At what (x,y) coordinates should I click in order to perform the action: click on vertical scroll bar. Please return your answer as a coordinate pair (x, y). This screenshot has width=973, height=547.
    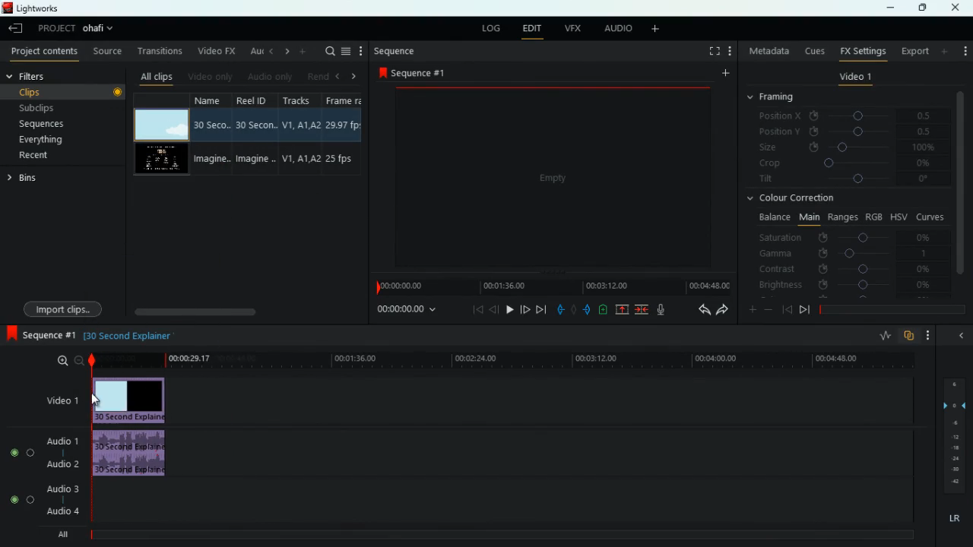
    Looking at the image, I should click on (960, 188).